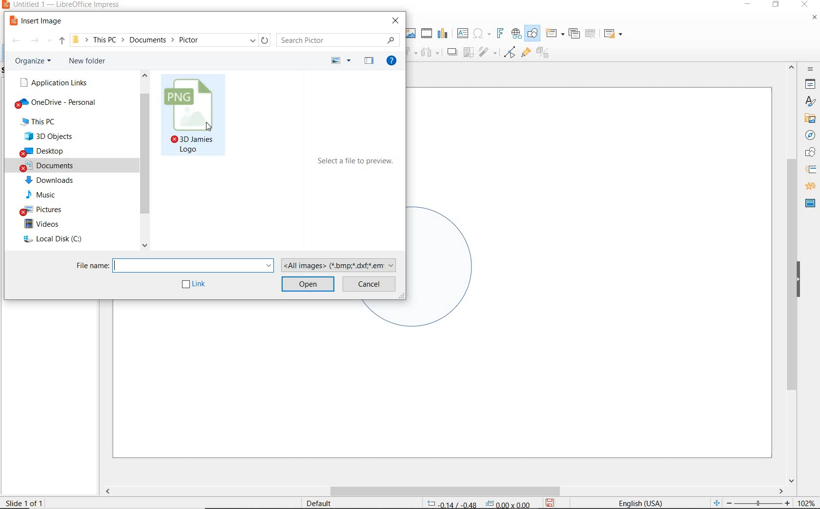  What do you see at coordinates (47, 195) in the screenshot?
I see `music` at bounding box center [47, 195].